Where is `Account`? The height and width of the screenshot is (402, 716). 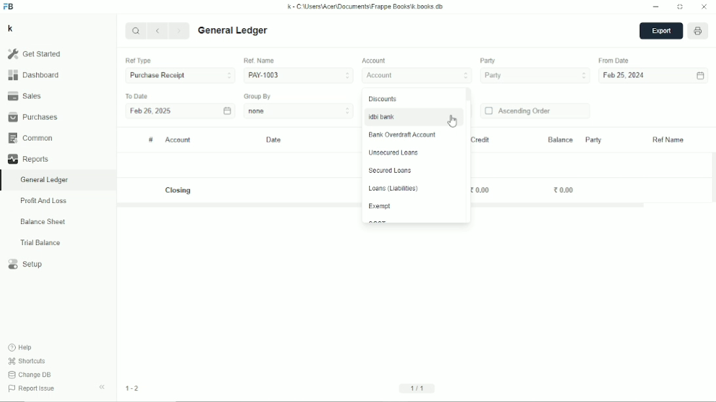
Account is located at coordinates (178, 140).